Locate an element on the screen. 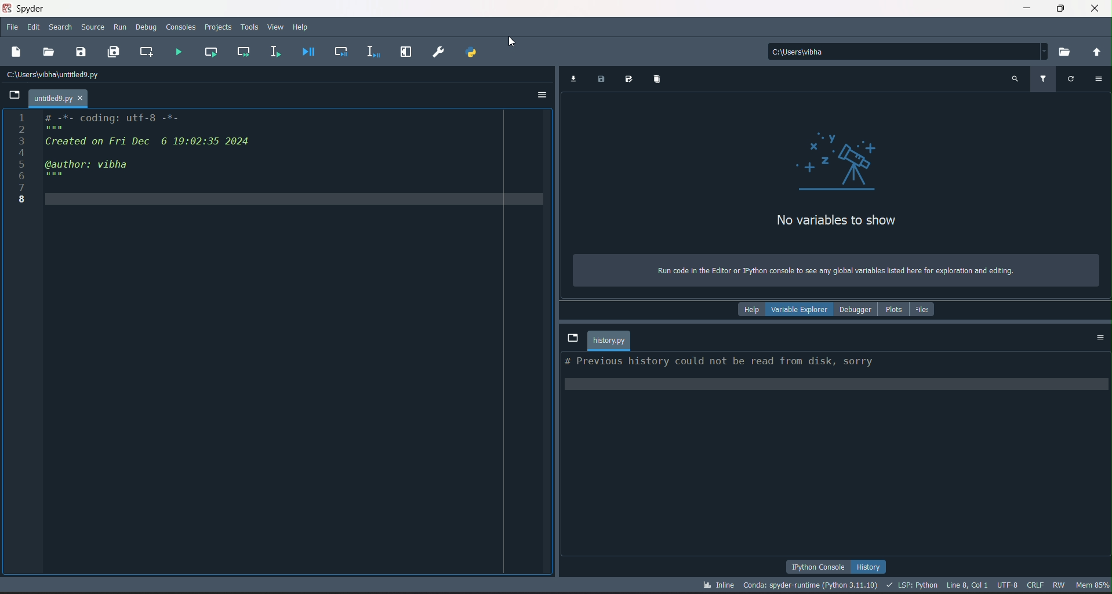 This screenshot has width=1112, height=594. browse tabs is located at coordinates (572, 339).